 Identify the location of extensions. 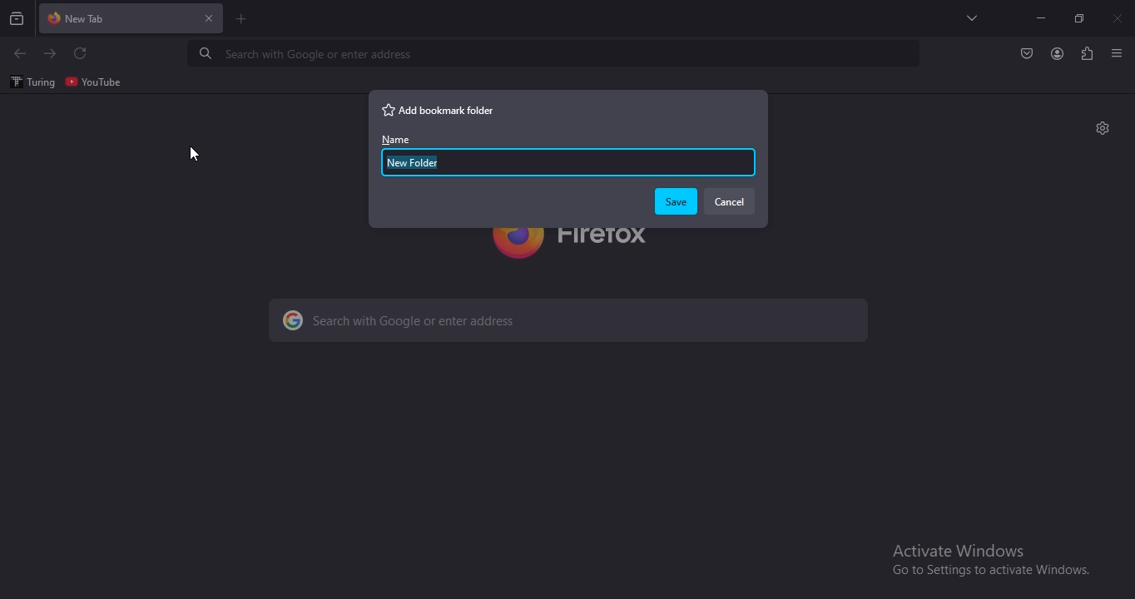
(1087, 54).